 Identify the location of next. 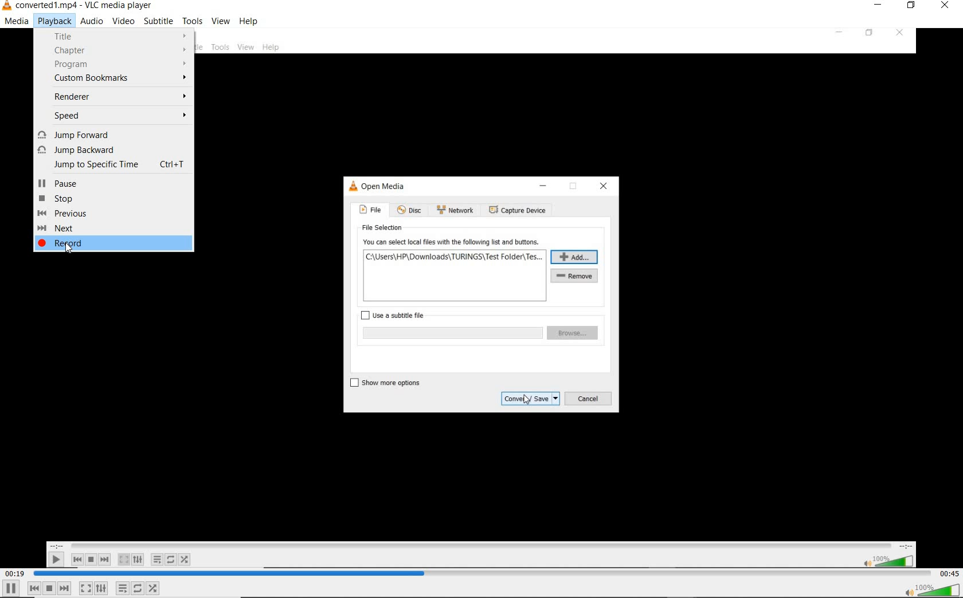
(64, 228).